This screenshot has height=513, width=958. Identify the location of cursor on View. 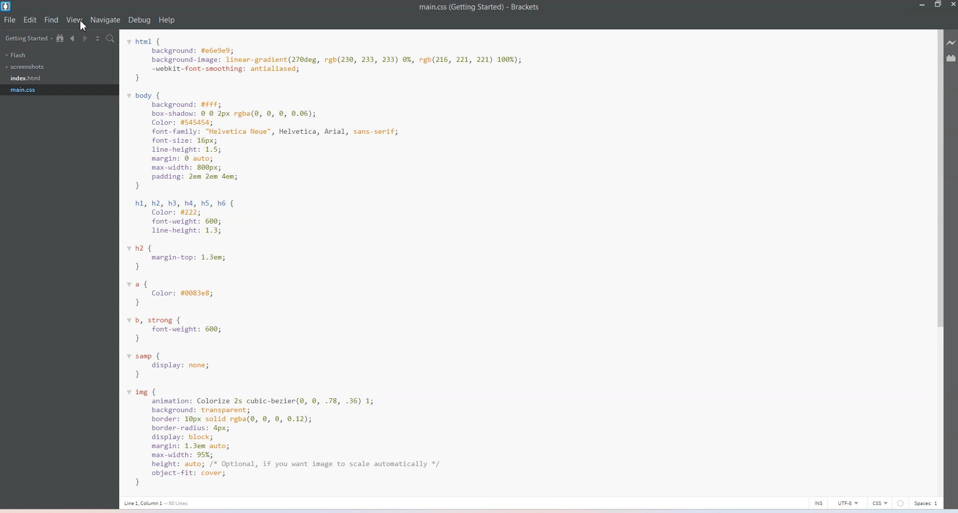
(83, 27).